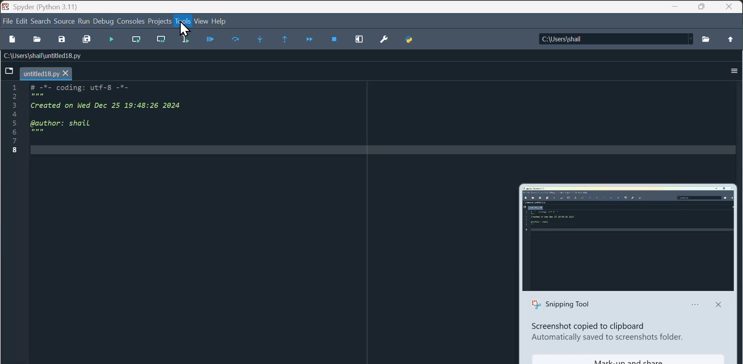 The image size is (743, 364). I want to click on Run into current page, so click(259, 39).